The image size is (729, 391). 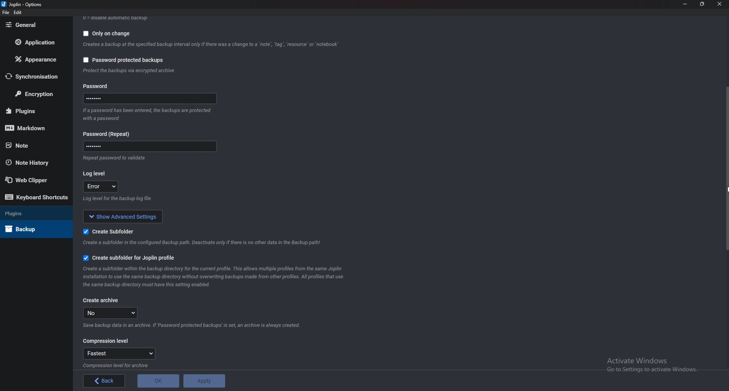 What do you see at coordinates (30, 180) in the screenshot?
I see `Web Clipper` at bounding box center [30, 180].